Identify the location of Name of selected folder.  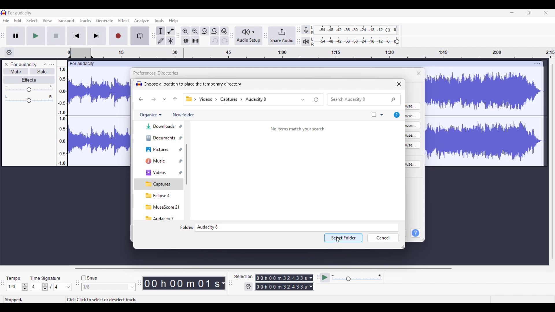
(208, 227).